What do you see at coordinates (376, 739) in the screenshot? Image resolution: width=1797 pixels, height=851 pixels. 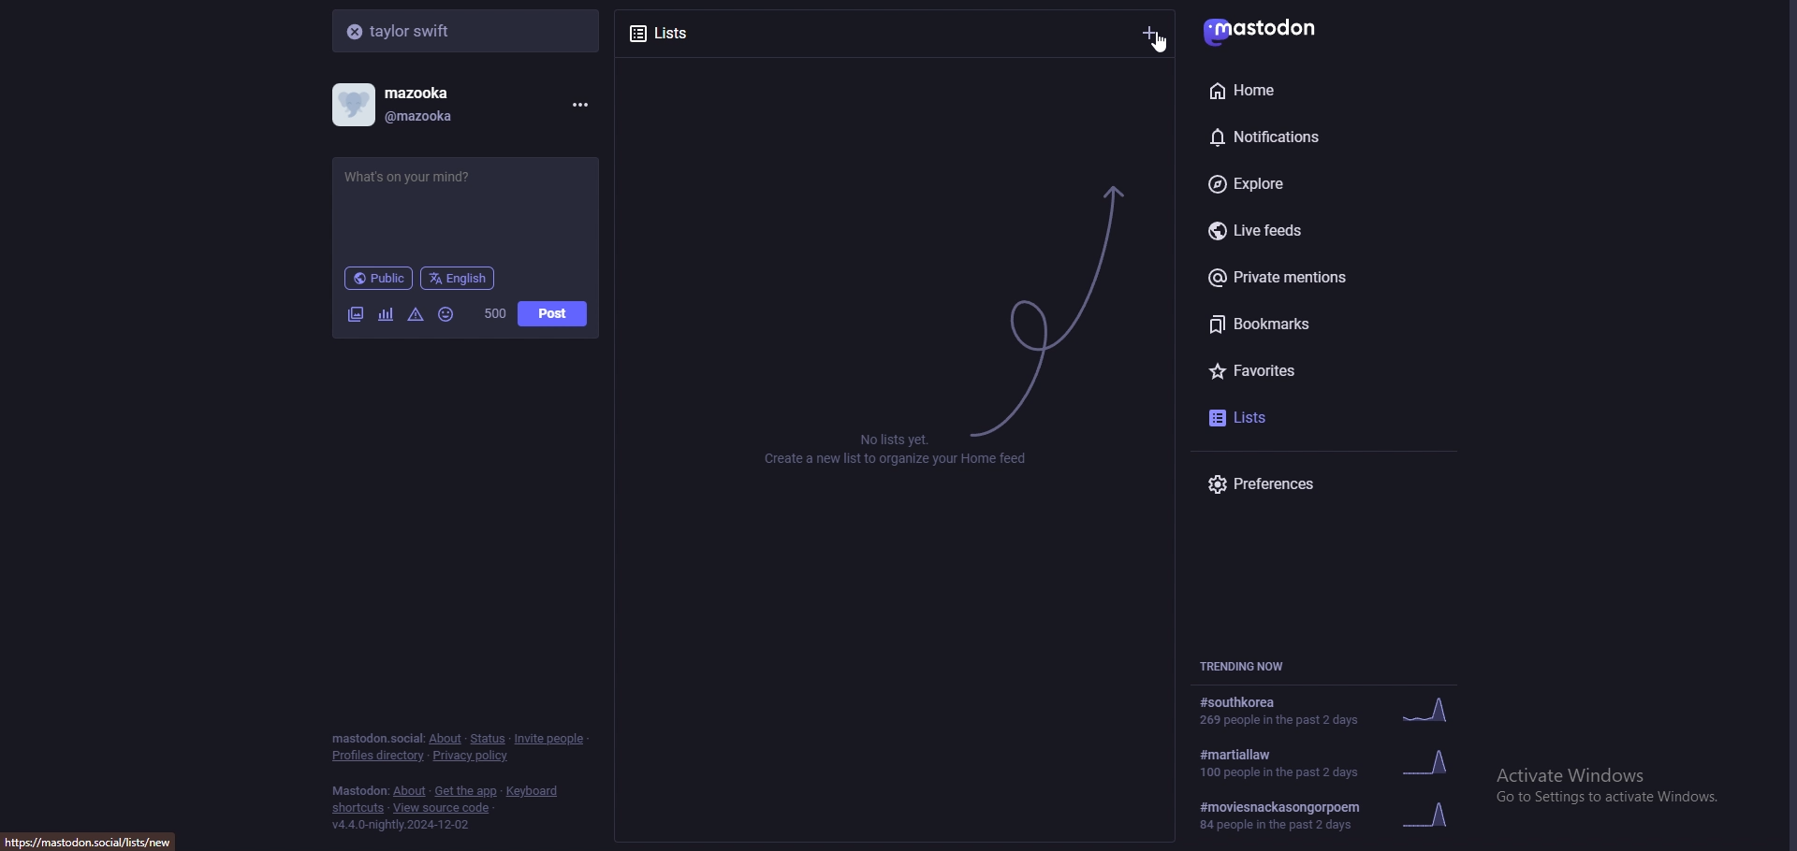 I see `mastodon social` at bounding box center [376, 739].